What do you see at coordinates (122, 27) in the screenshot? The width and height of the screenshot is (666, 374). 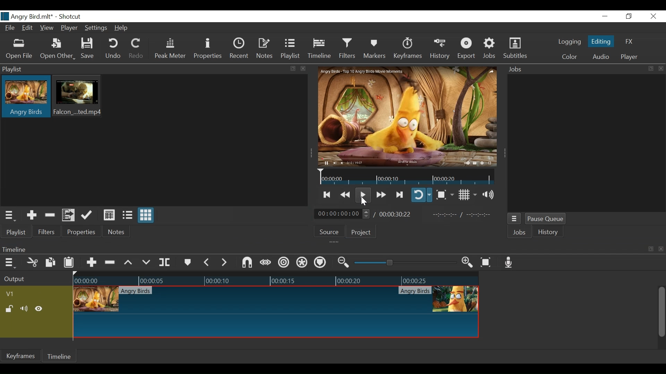 I see `Help` at bounding box center [122, 27].